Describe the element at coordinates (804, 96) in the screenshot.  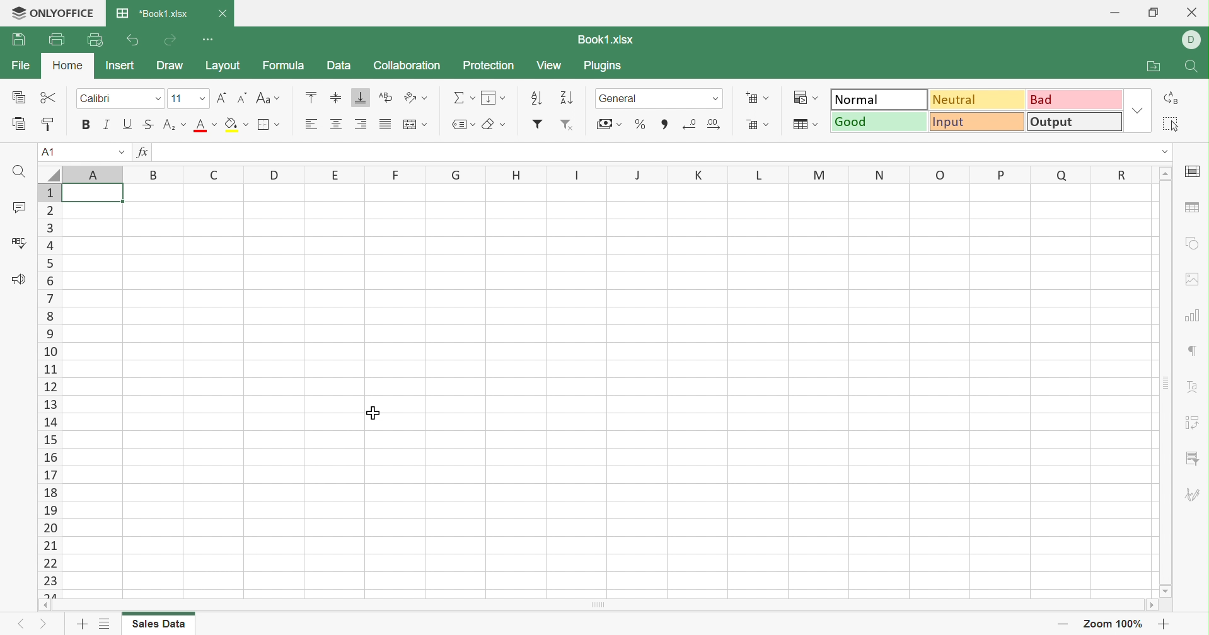
I see `Conditional formatting` at that location.